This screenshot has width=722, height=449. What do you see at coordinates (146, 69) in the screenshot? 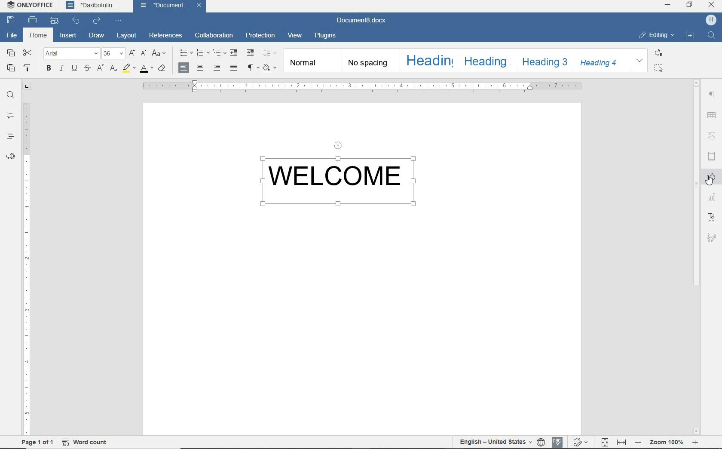
I see `FONT COLOR` at bounding box center [146, 69].